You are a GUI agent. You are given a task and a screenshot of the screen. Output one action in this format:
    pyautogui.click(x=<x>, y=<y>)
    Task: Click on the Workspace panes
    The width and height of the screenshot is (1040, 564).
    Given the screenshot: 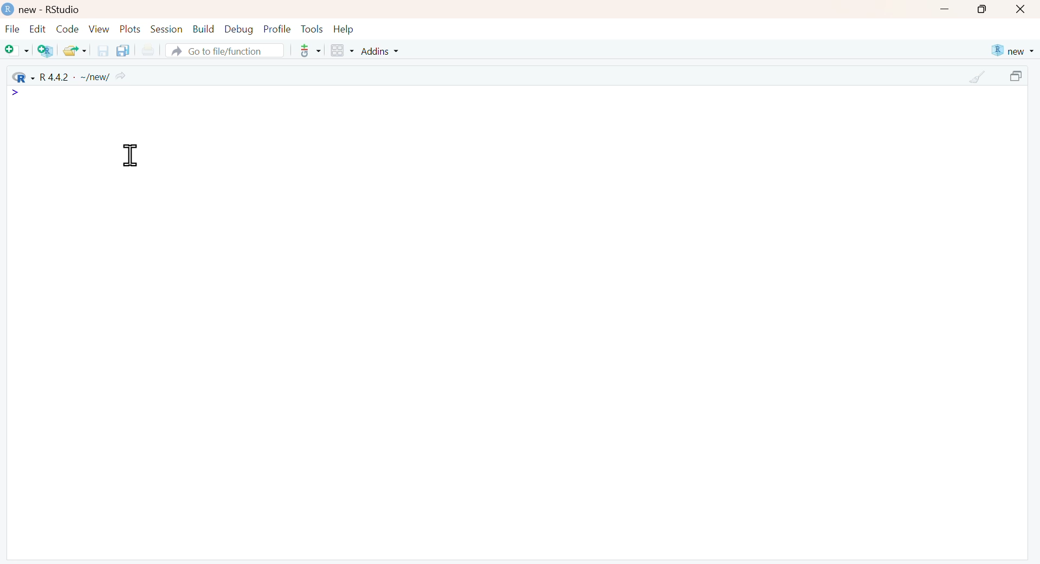 What is the action you would take?
    pyautogui.click(x=341, y=51)
    